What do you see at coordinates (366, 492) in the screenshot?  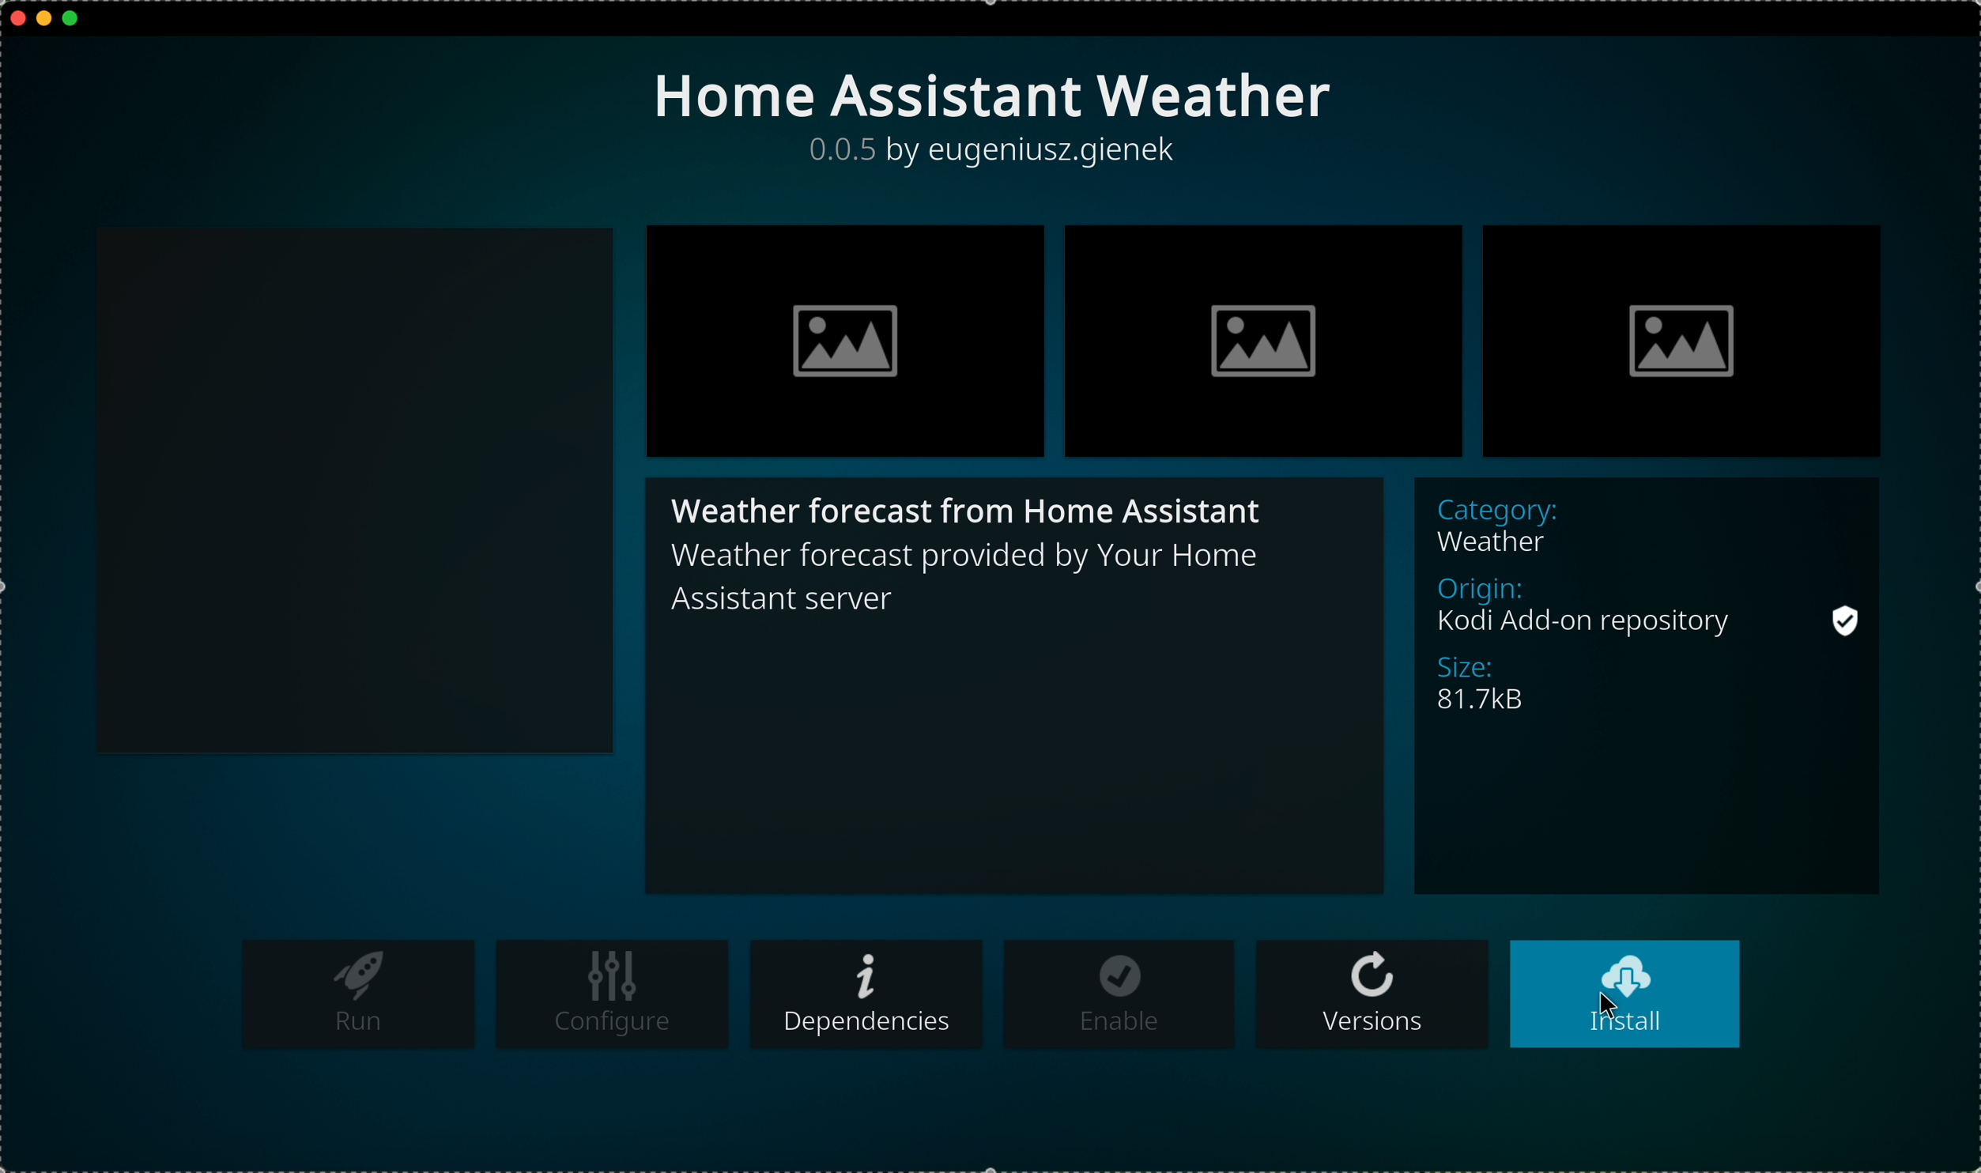 I see `black square` at bounding box center [366, 492].